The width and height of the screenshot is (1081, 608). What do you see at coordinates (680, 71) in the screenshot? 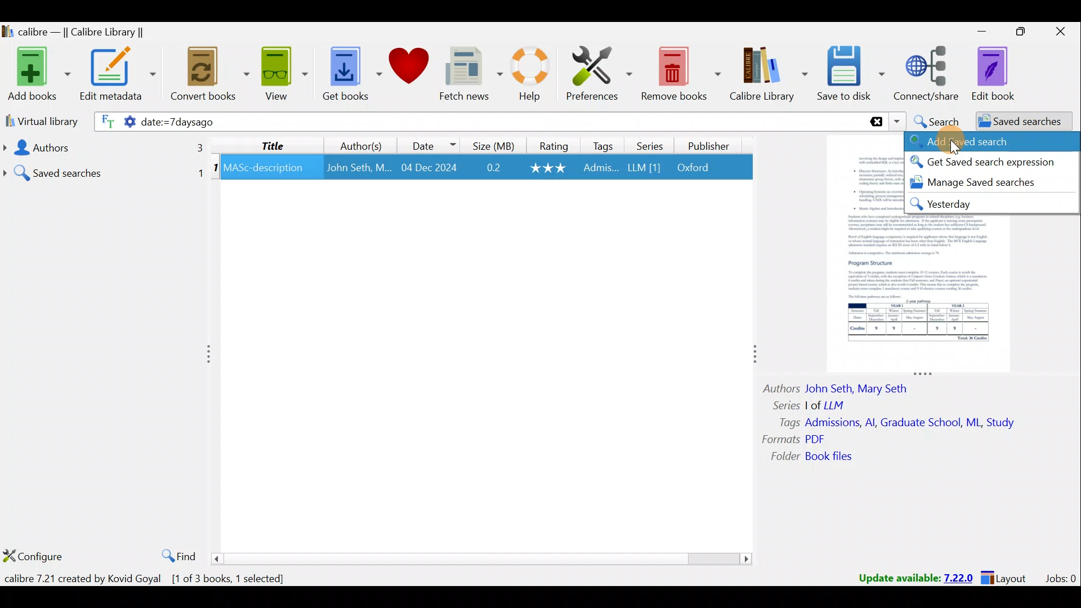
I see `Remove books` at bounding box center [680, 71].